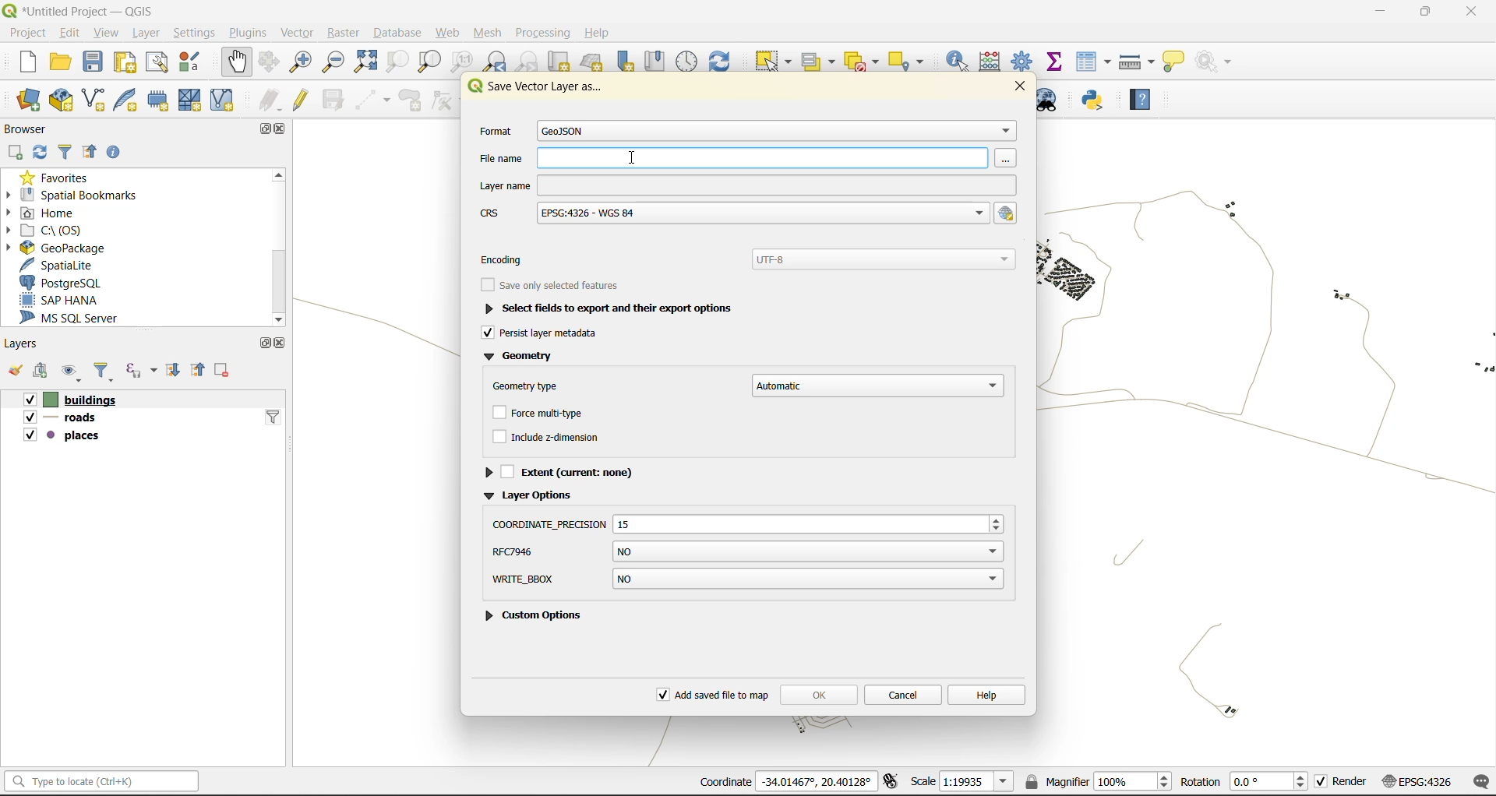  I want to click on geopackage, so click(72, 249).